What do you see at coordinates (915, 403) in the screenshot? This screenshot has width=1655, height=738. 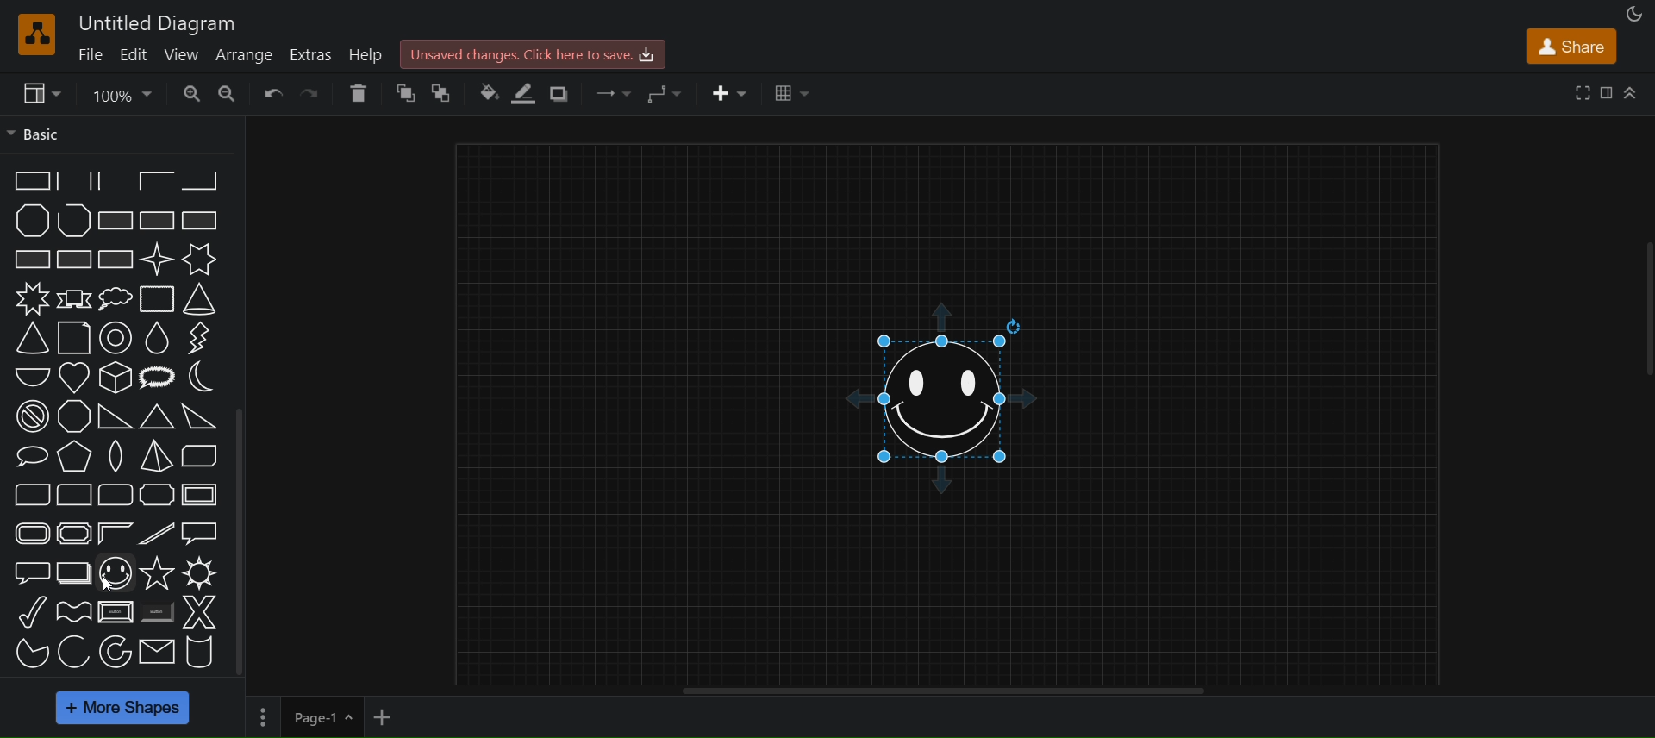 I see `smiley shape` at bounding box center [915, 403].